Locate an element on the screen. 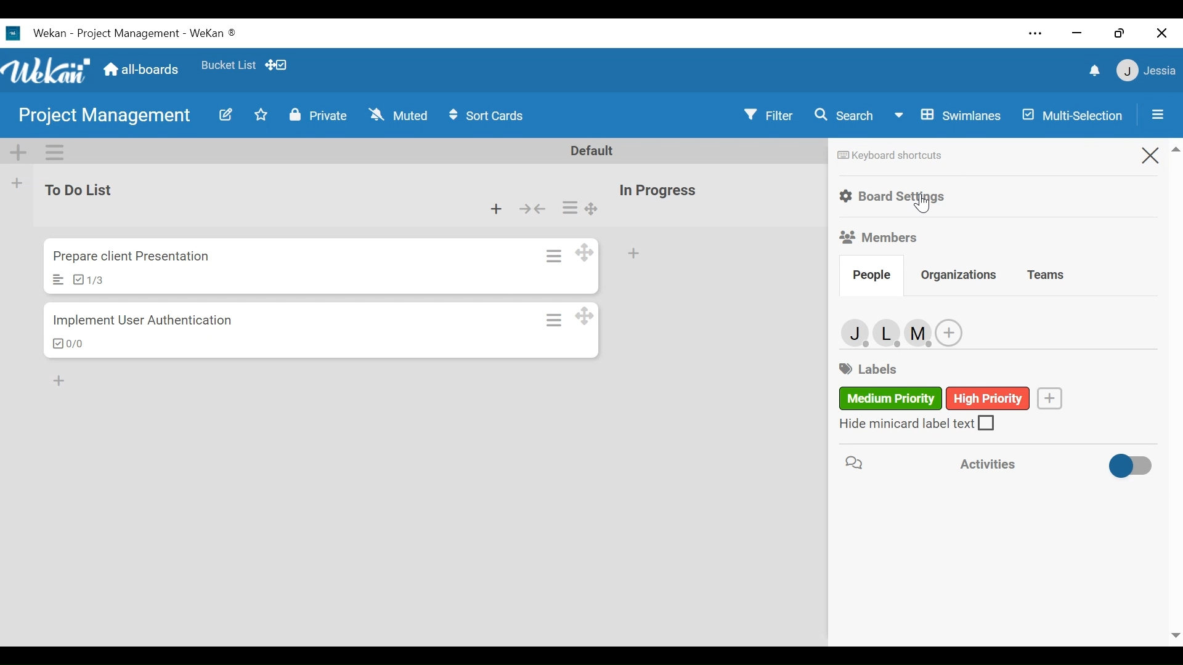 This screenshot has width=1183, height=665. member 3 is located at coordinates (921, 334).